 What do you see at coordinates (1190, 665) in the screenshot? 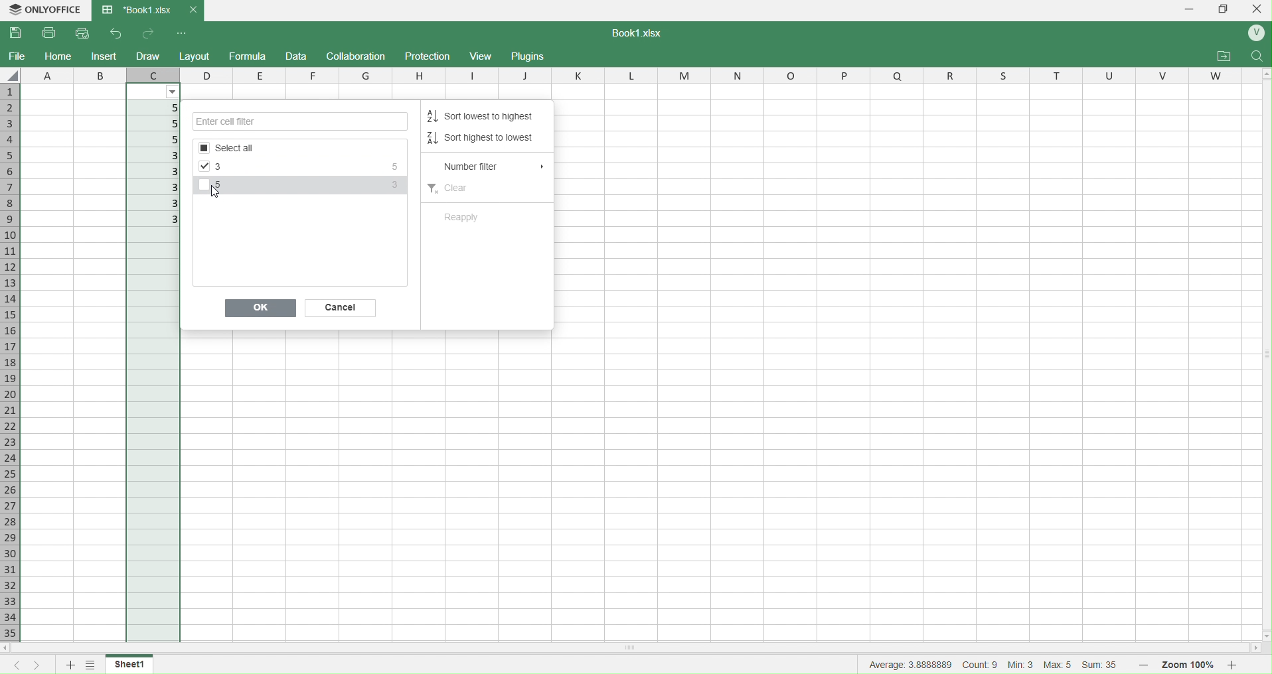
I see `Zoom` at bounding box center [1190, 665].